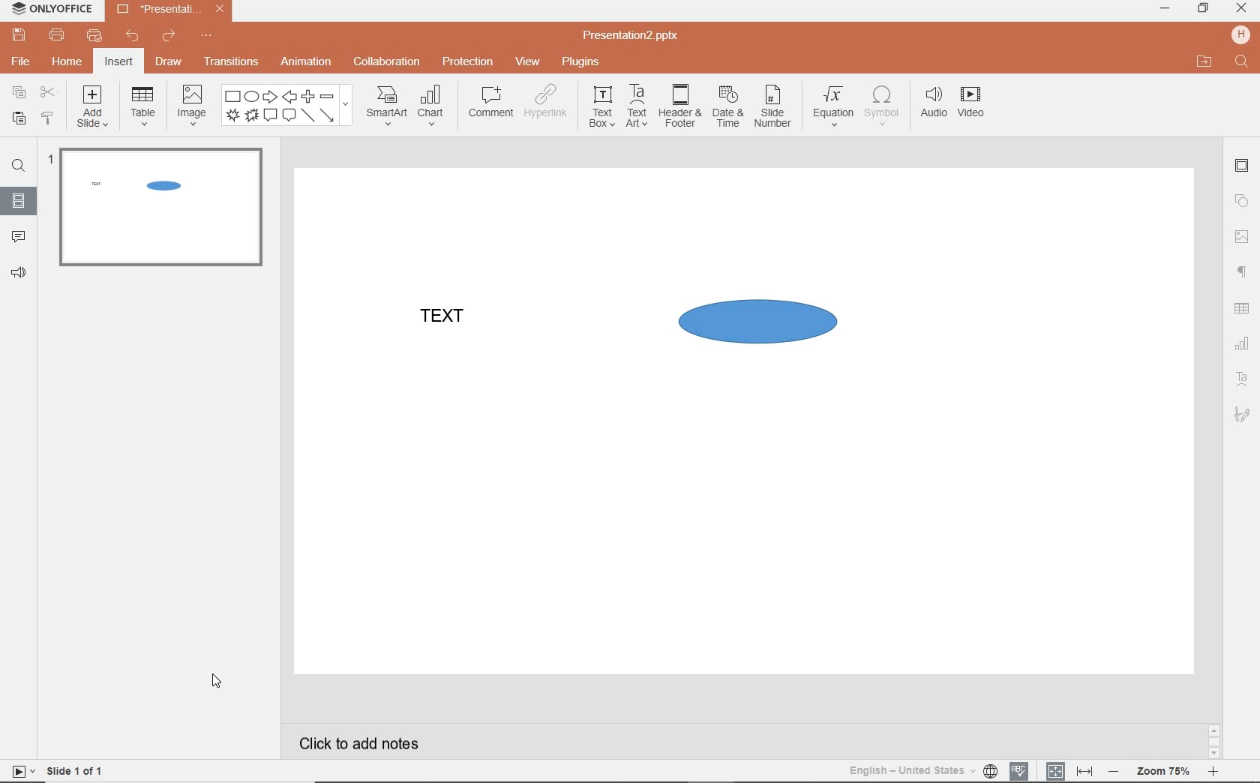  I want to click on save, so click(16, 34).